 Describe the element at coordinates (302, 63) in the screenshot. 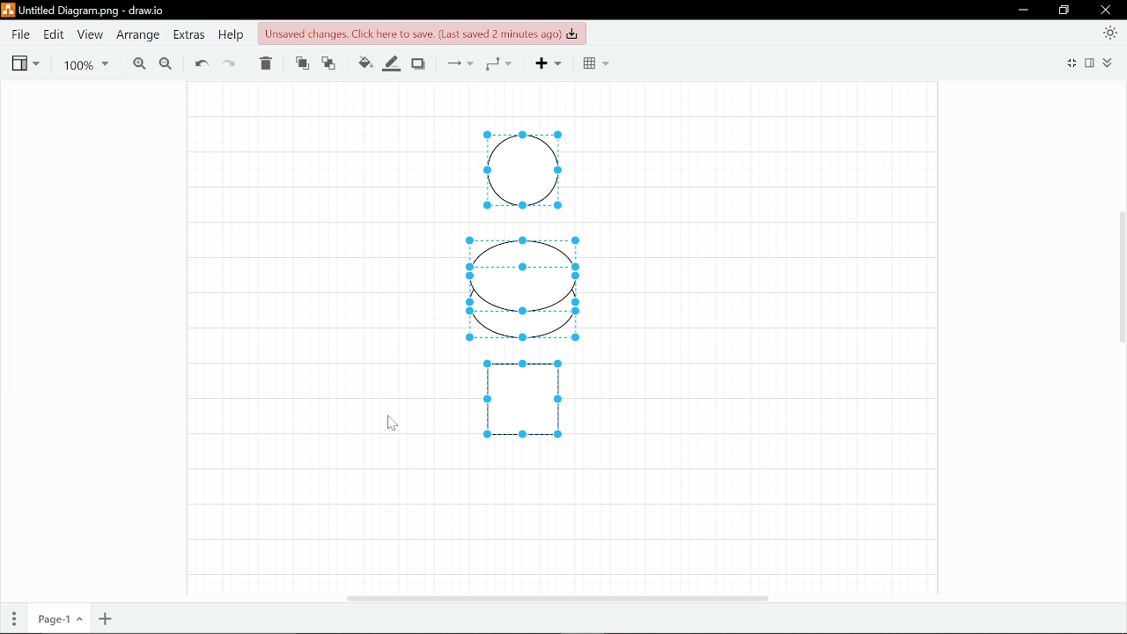

I see `Move front` at that location.